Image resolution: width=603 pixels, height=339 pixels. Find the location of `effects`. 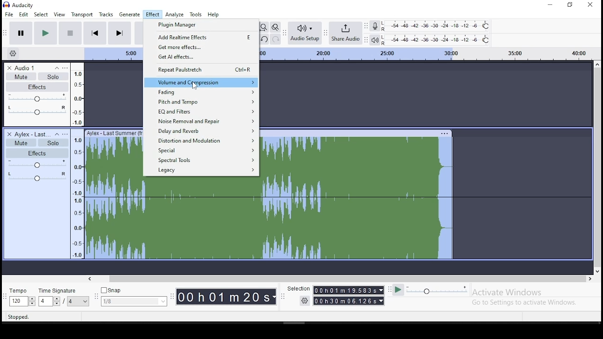

effects is located at coordinates (37, 153).